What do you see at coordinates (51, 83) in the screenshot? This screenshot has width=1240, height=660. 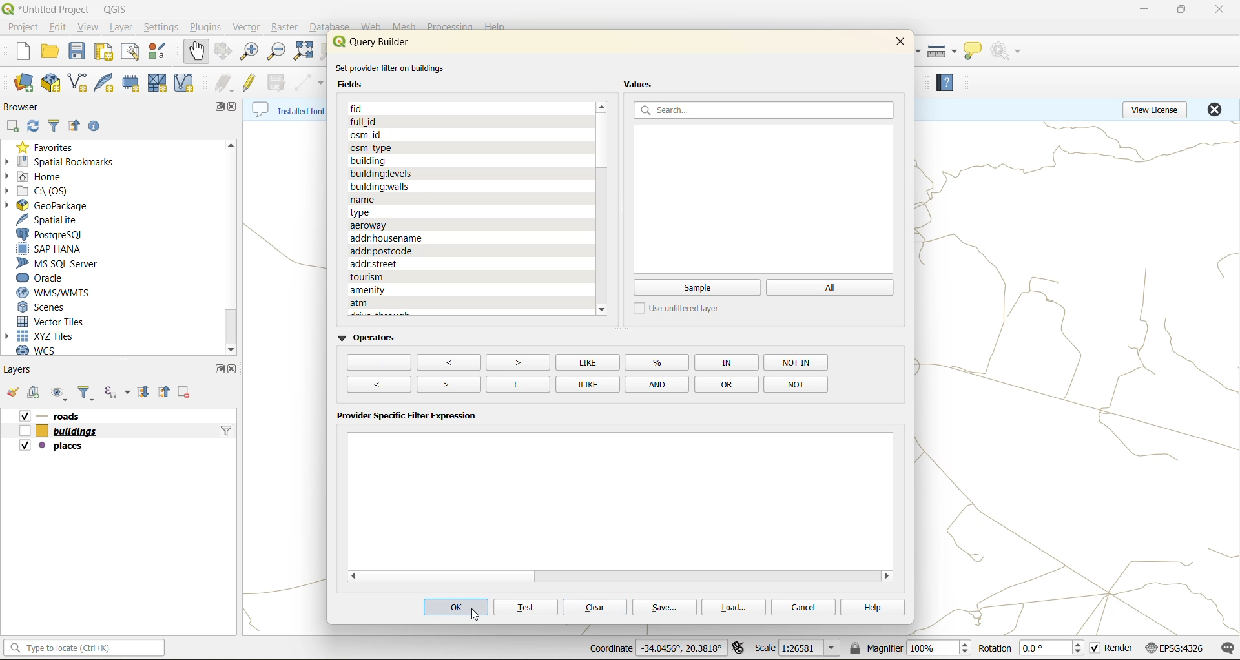 I see `new geopackage layer` at bounding box center [51, 83].